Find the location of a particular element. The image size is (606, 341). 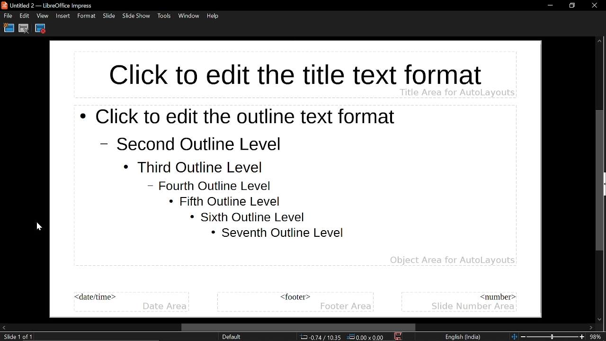

Change zoom is located at coordinates (549, 337).